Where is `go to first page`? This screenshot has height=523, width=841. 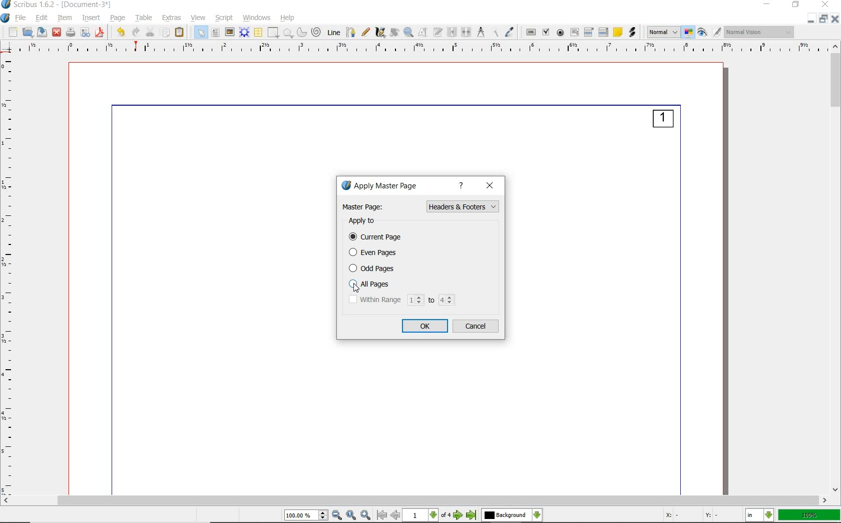 go to first page is located at coordinates (382, 515).